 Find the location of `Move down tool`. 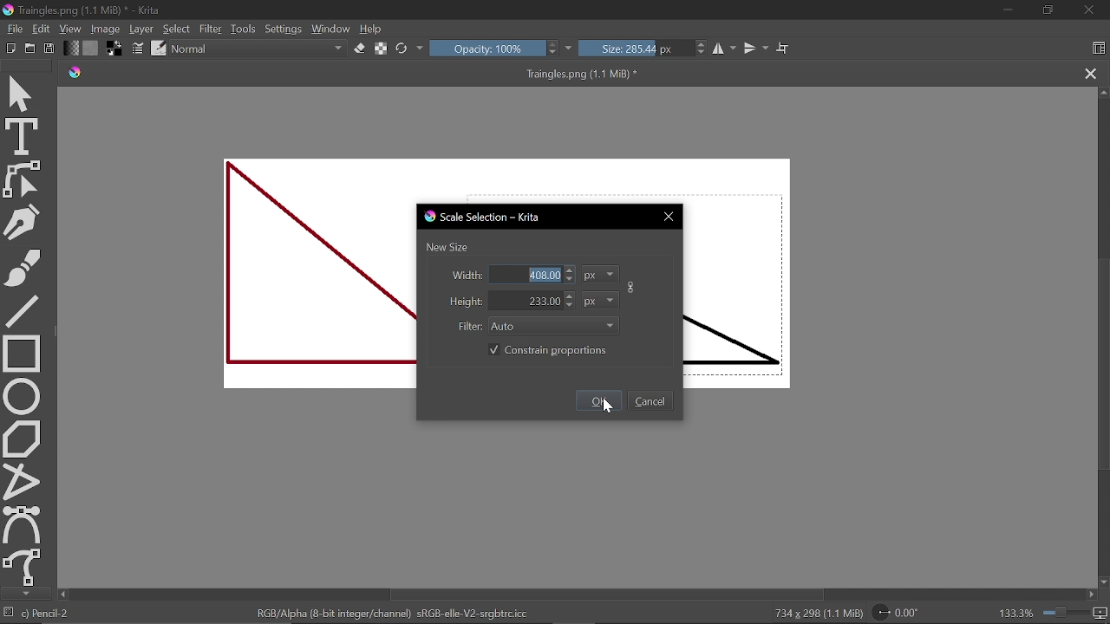

Move down tool is located at coordinates (23, 594).